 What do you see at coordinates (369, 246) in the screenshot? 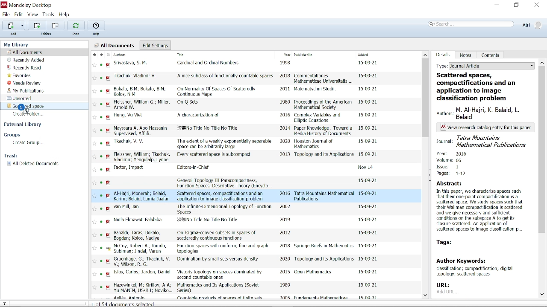
I see `date` at bounding box center [369, 246].